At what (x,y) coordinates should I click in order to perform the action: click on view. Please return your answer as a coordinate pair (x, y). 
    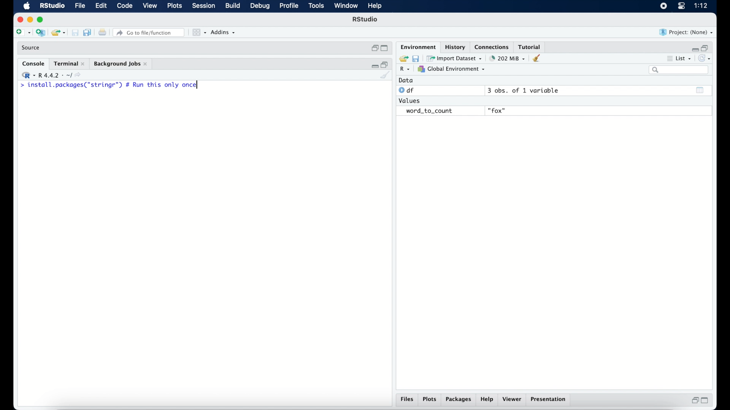
    Looking at the image, I should click on (150, 6).